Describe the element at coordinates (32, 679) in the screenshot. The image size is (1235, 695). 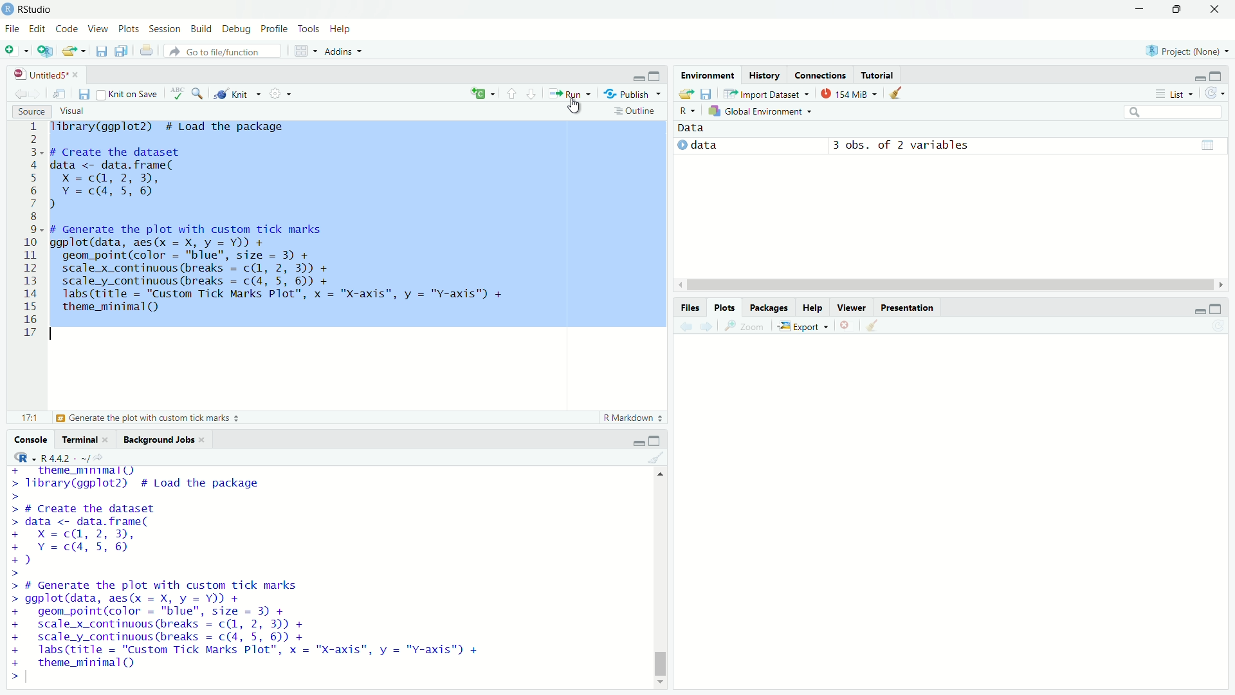
I see `typing cursor` at that location.